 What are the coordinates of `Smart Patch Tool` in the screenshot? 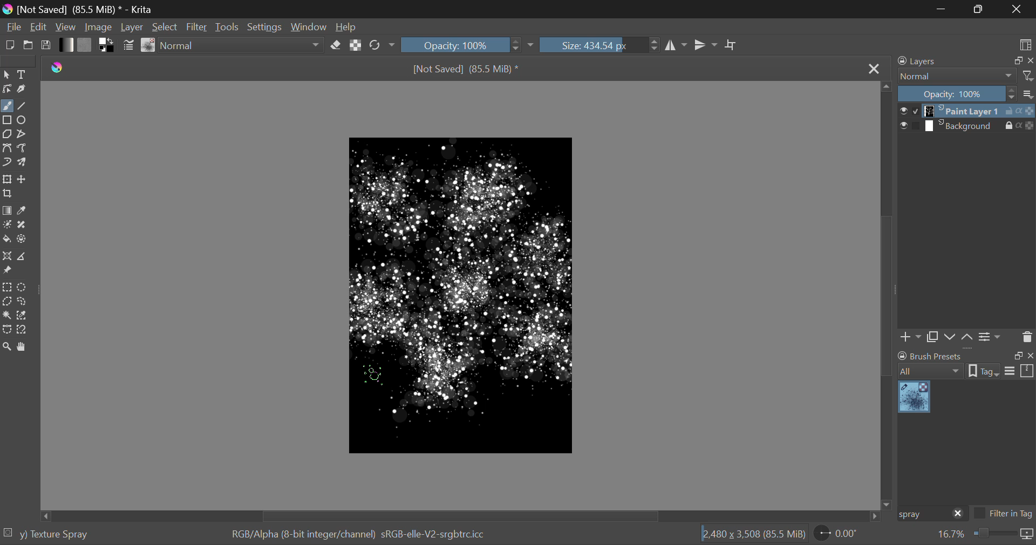 It's located at (22, 227).